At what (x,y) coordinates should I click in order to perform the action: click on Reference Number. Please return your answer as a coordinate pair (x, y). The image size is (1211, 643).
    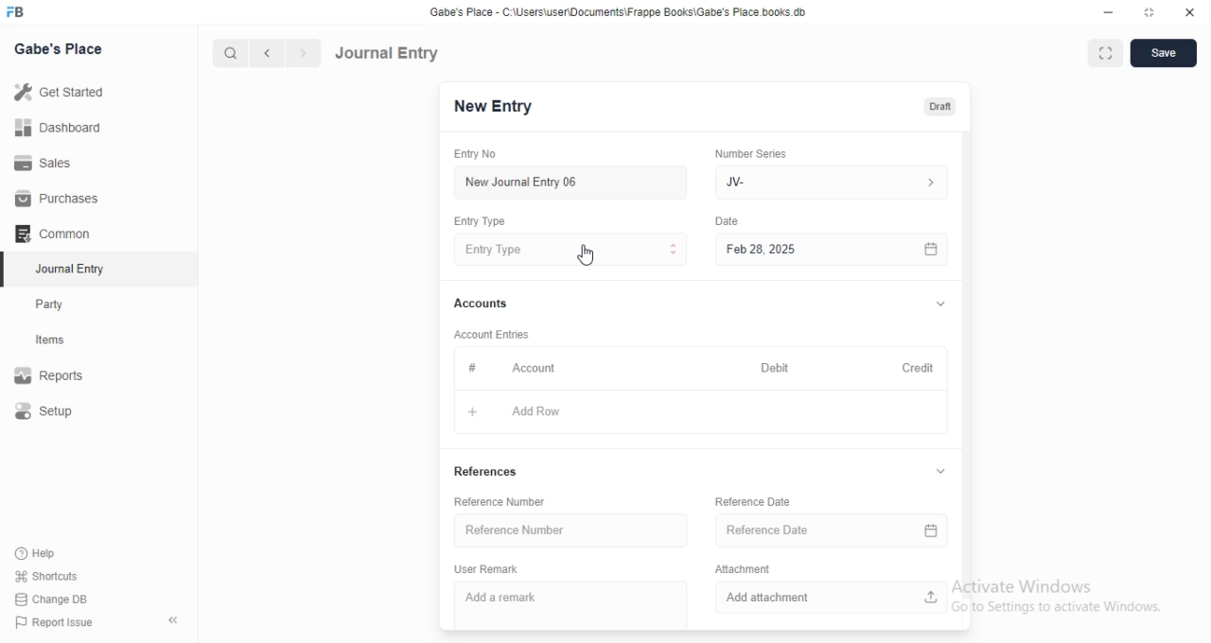
    Looking at the image, I should click on (570, 530).